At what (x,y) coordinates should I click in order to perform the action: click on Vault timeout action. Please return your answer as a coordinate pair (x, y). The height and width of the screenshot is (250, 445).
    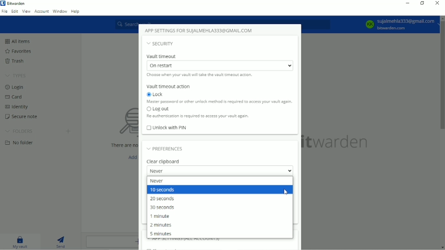
    Looking at the image, I should click on (170, 87).